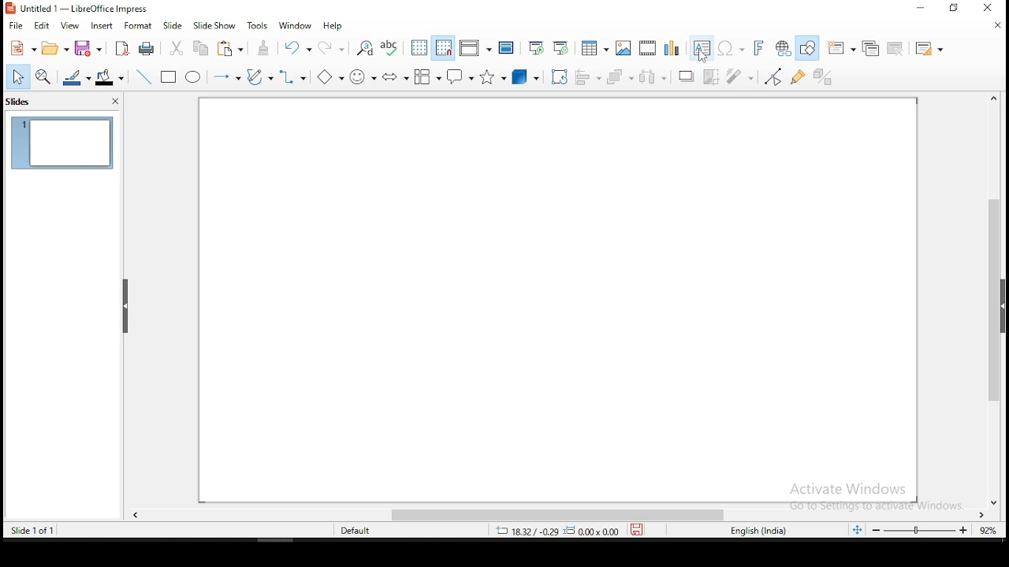  What do you see at coordinates (774, 76) in the screenshot?
I see `toggle point edit mode` at bounding box center [774, 76].